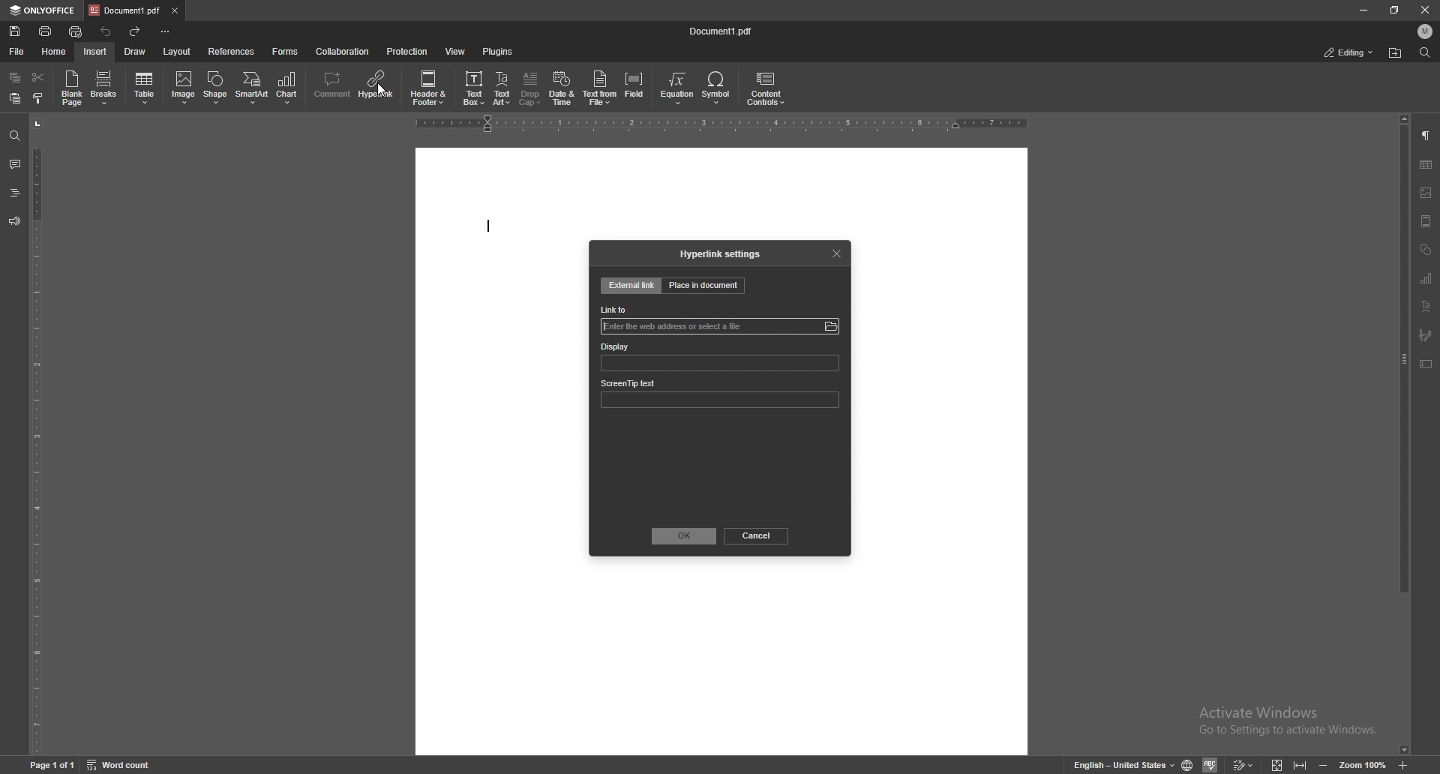 The image size is (1440, 774). Describe the element at coordinates (381, 91) in the screenshot. I see `cursor` at that location.